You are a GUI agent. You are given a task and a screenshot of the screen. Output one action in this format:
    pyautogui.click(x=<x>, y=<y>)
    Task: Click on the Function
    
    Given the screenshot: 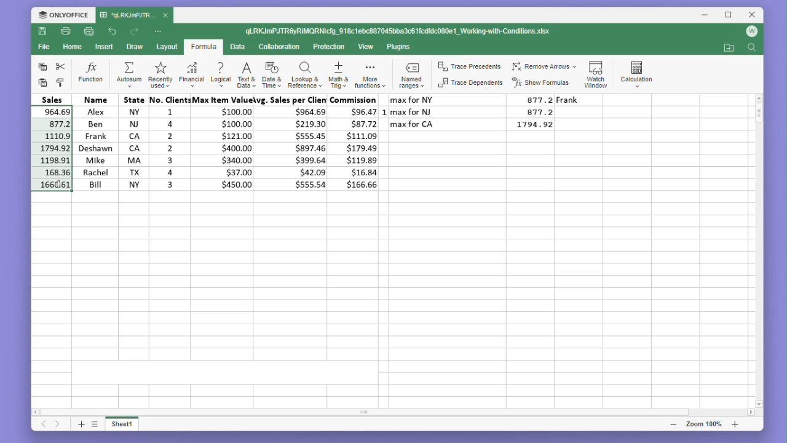 What is the action you would take?
    pyautogui.click(x=92, y=73)
    